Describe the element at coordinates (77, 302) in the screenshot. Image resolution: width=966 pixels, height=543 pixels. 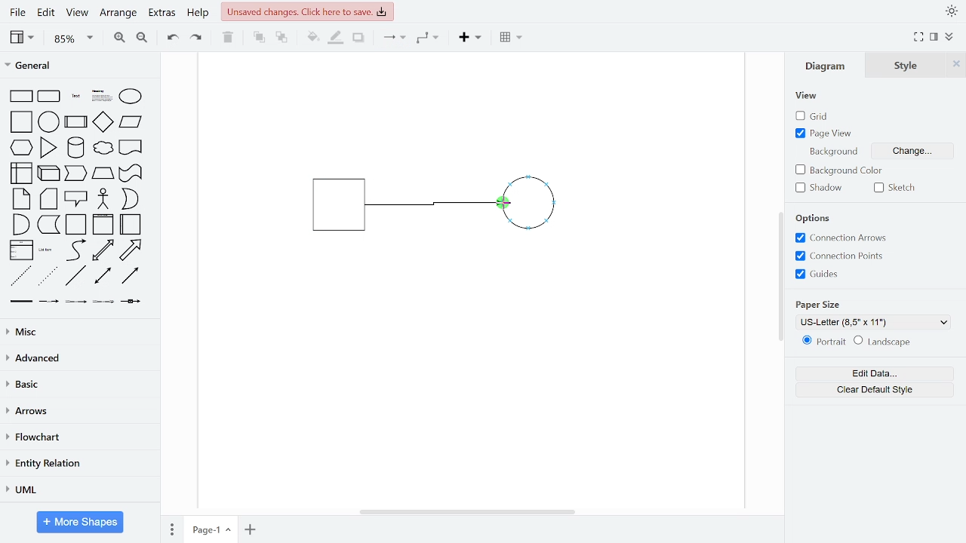
I see `connector  with 2 labels` at that location.